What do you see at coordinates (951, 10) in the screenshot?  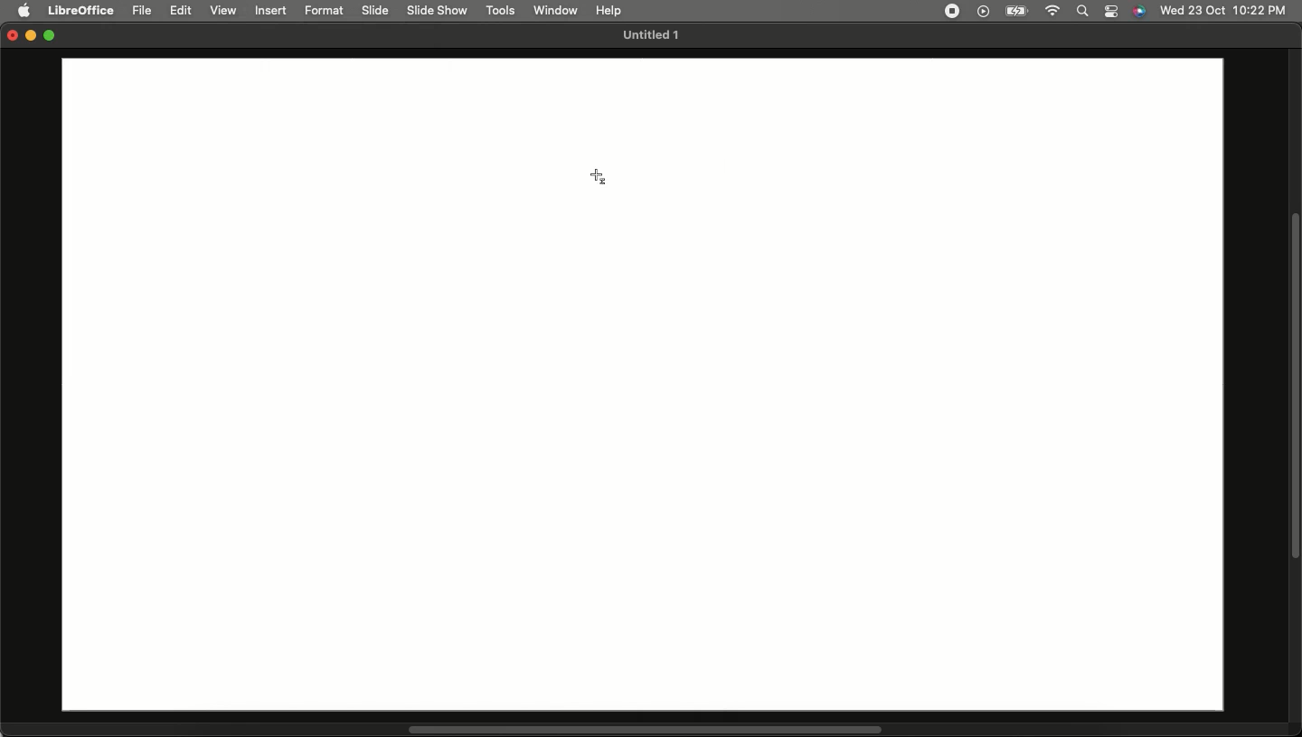 I see `Recording` at bounding box center [951, 10].